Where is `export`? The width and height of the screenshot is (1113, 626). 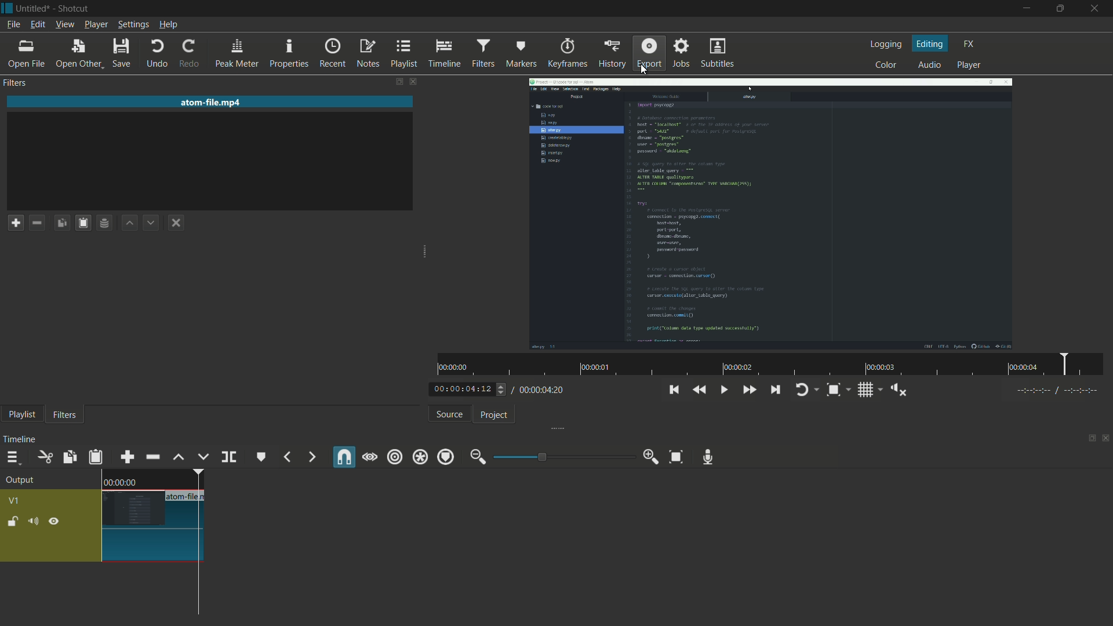
export is located at coordinates (648, 53).